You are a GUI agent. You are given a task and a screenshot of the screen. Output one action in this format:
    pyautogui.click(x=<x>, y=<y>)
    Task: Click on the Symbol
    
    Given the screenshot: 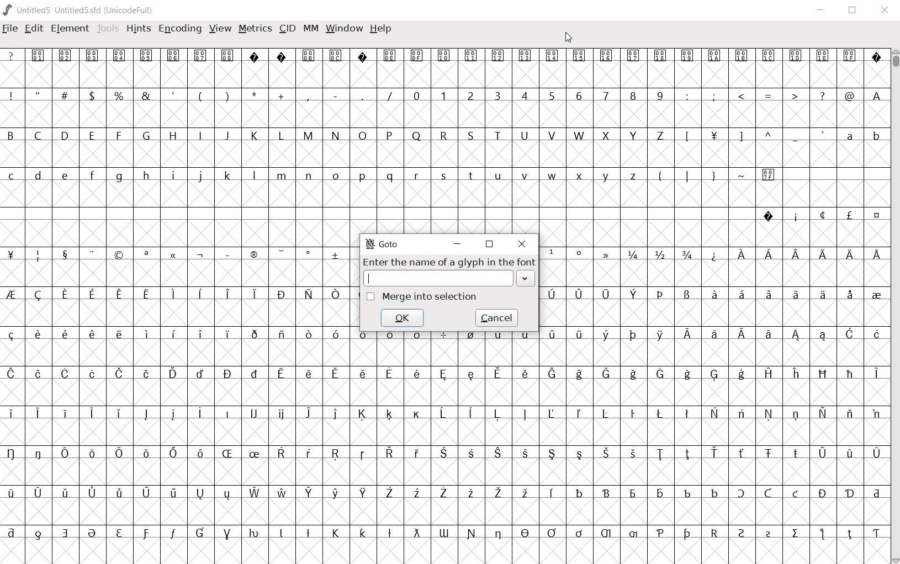 What is the action you would take?
    pyautogui.click(x=770, y=414)
    